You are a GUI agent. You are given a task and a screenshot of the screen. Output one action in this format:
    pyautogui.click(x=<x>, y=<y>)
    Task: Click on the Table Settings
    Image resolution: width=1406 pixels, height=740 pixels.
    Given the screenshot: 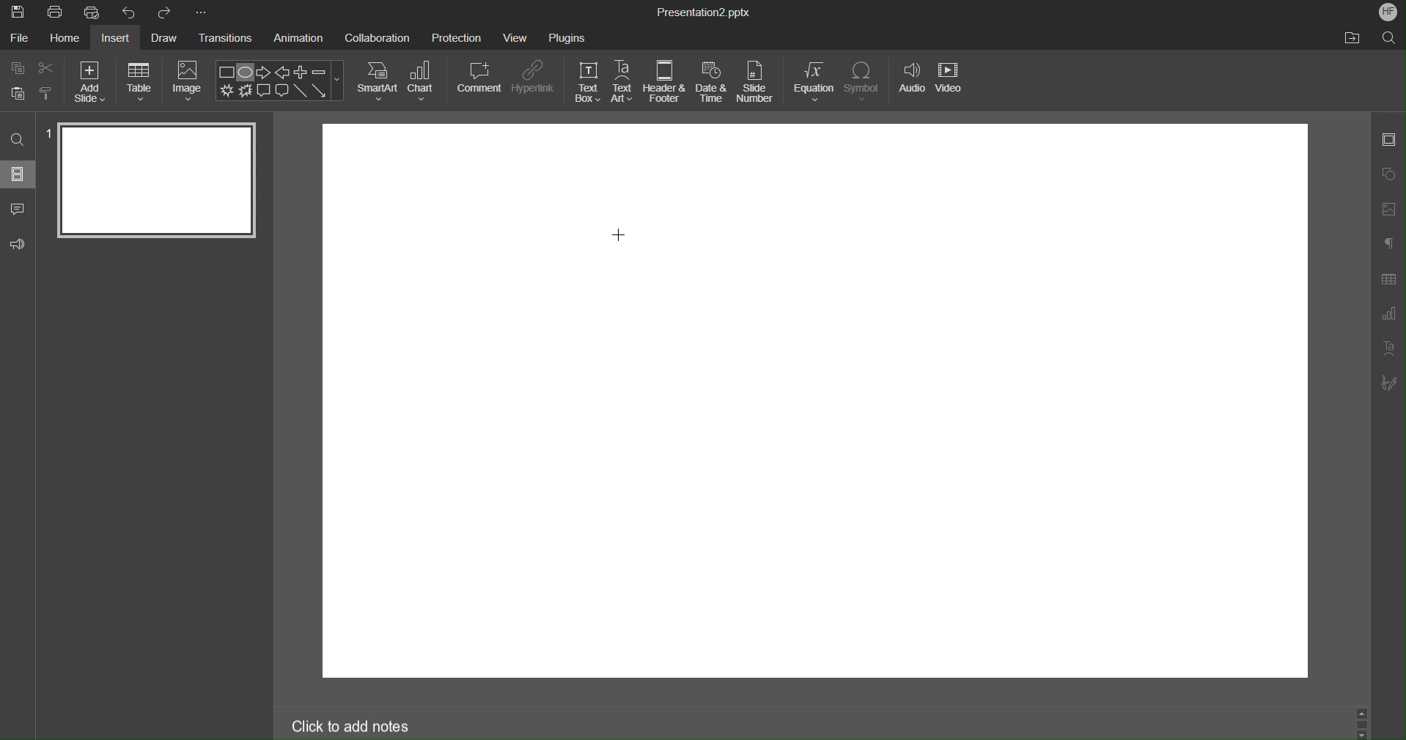 What is the action you would take?
    pyautogui.click(x=1388, y=279)
    